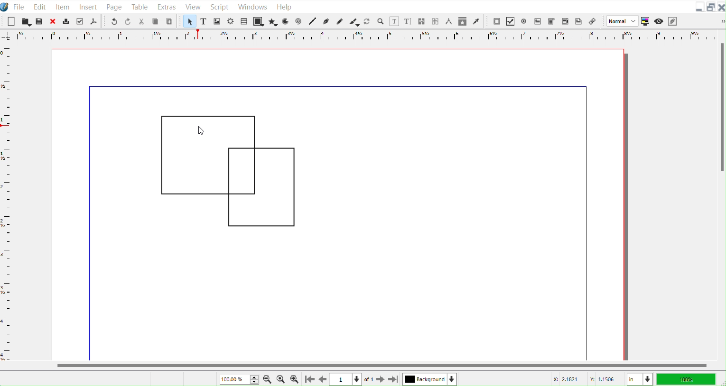  Describe the element at coordinates (281, 379) in the screenshot. I see `Zoom to 100%` at that location.